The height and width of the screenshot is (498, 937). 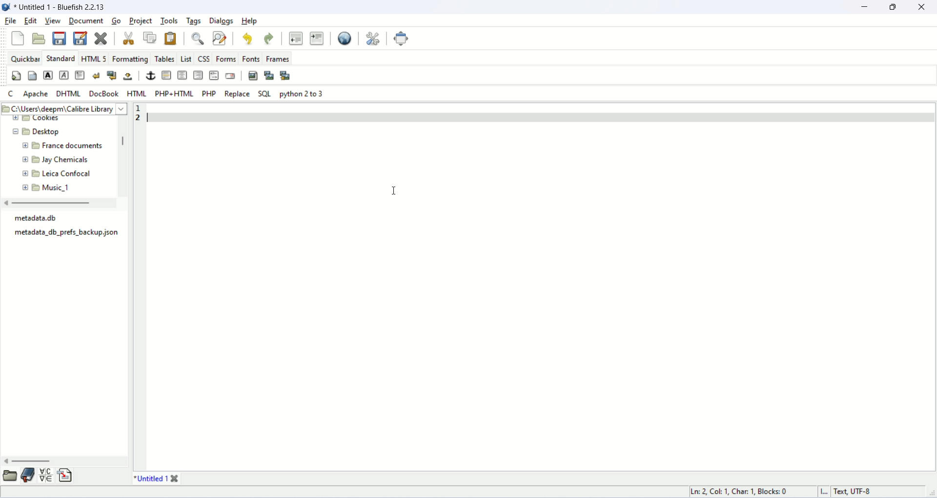 I want to click on DocBook, so click(x=105, y=94).